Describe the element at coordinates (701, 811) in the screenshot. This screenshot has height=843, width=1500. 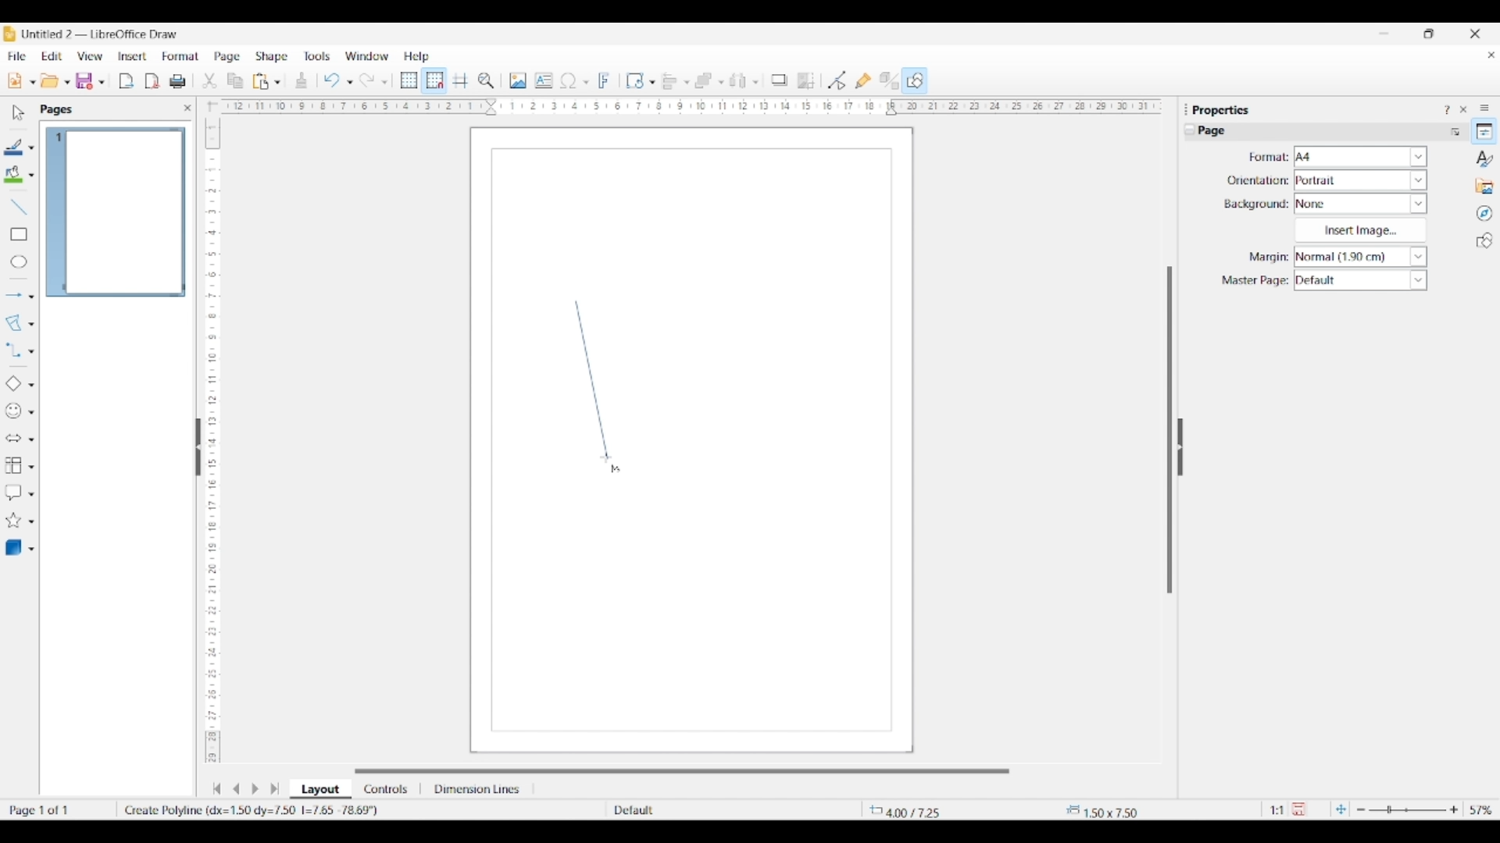
I see `Slide master name` at that location.